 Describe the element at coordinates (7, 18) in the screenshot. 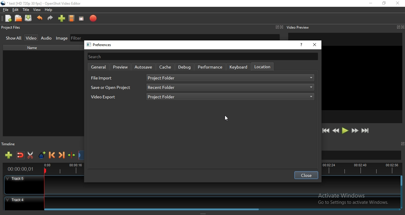

I see `New project` at that location.